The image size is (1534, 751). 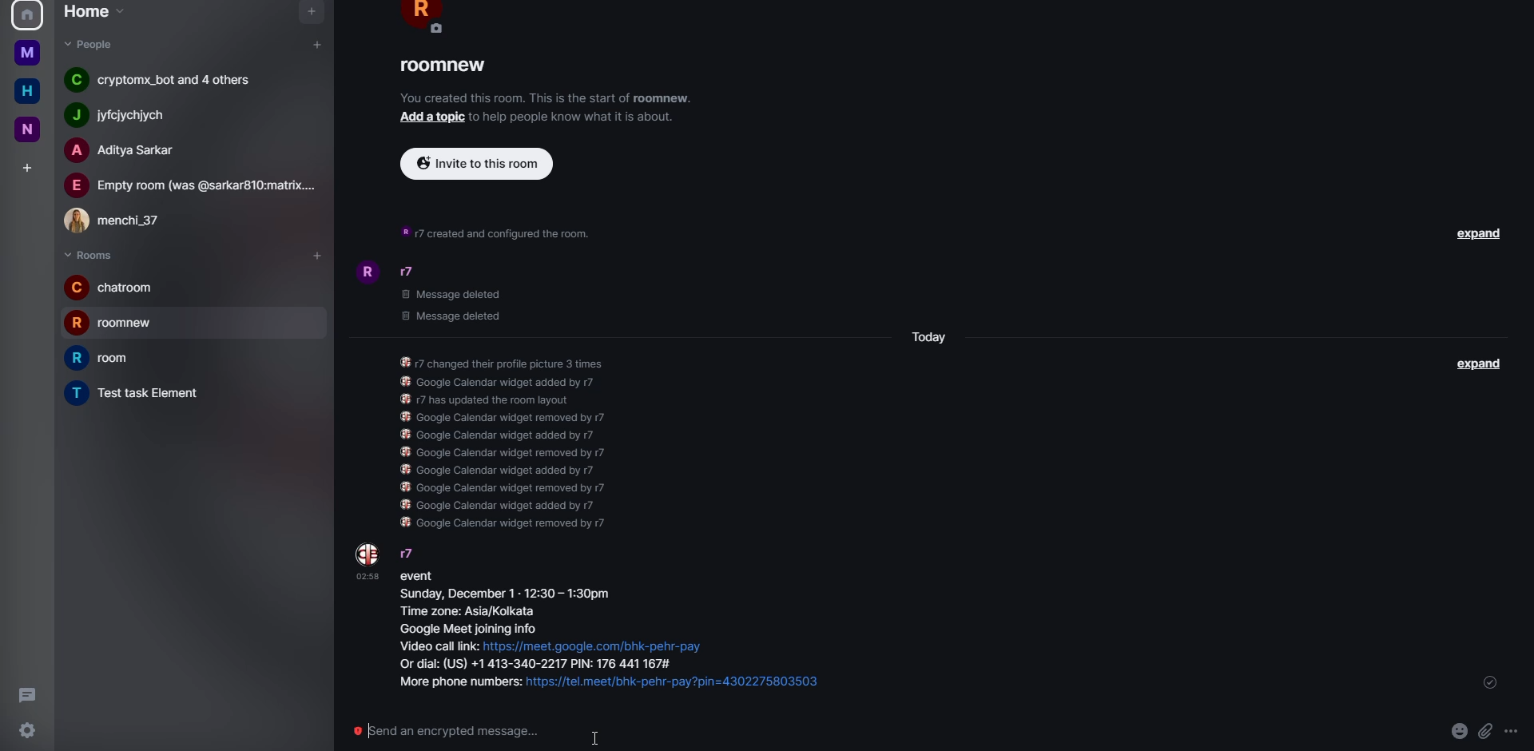 I want to click on navigator, so click(x=309, y=13).